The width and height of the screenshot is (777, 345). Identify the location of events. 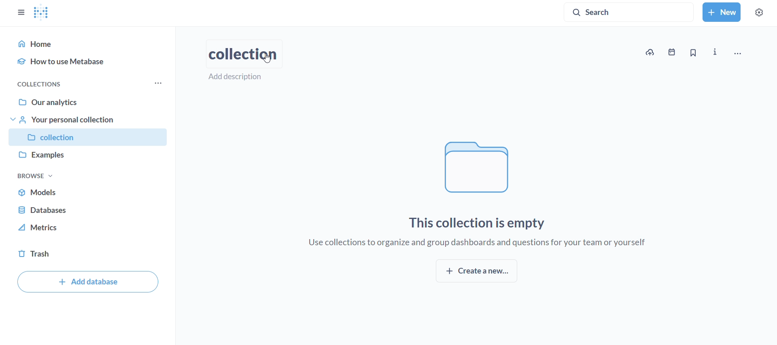
(673, 52).